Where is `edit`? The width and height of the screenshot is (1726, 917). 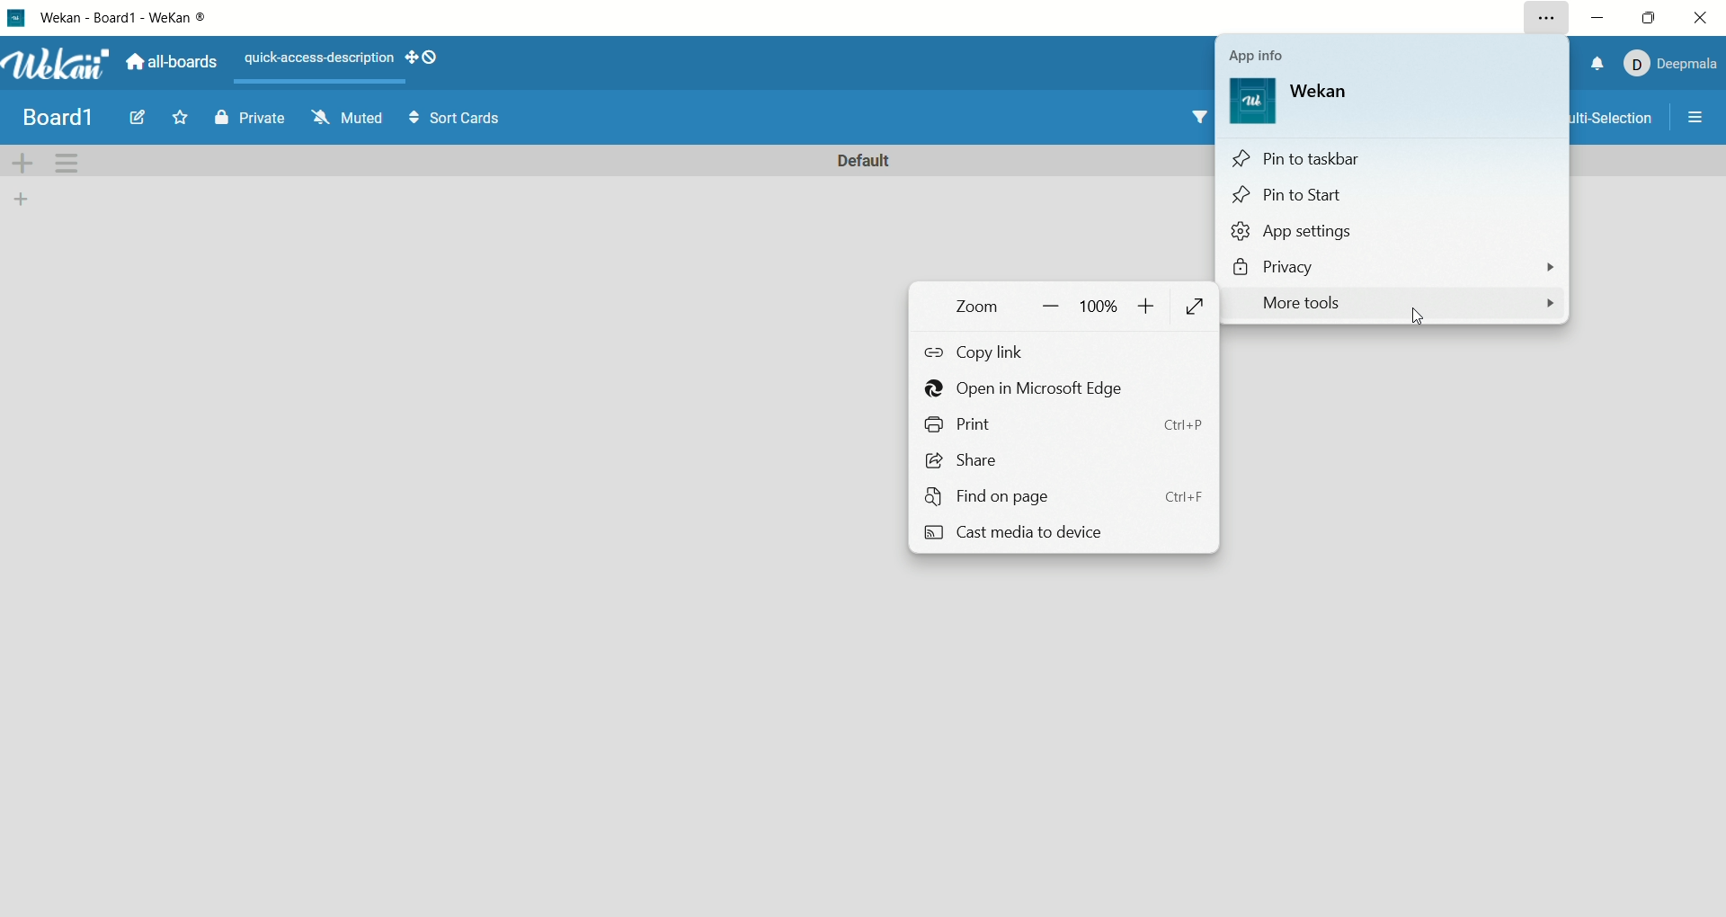
edit is located at coordinates (141, 121).